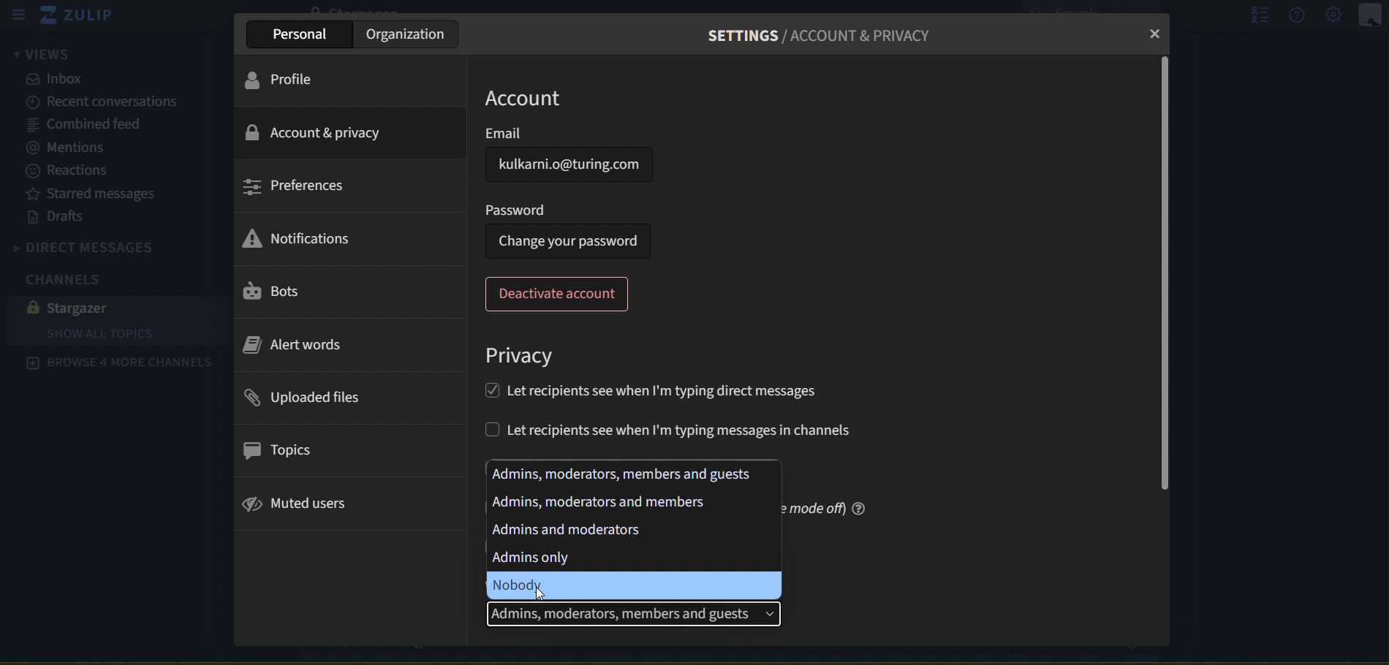 The image size is (1389, 665). Describe the element at coordinates (275, 450) in the screenshot. I see `topics` at that location.